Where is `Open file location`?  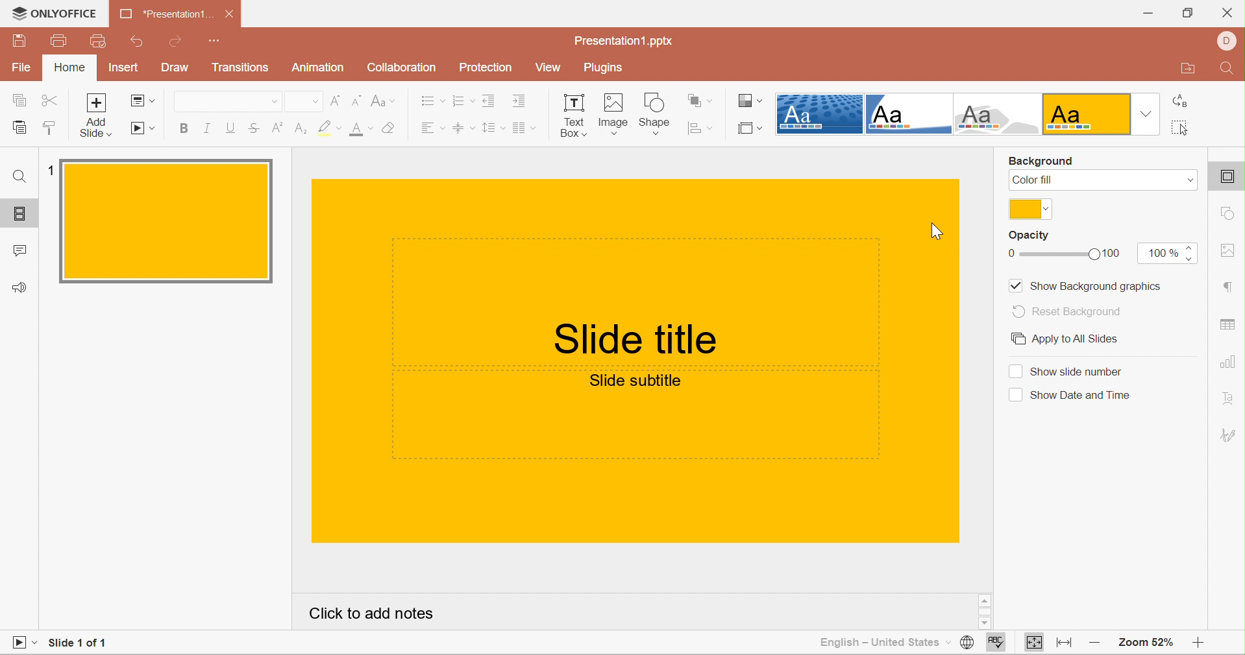 Open file location is located at coordinates (1188, 70).